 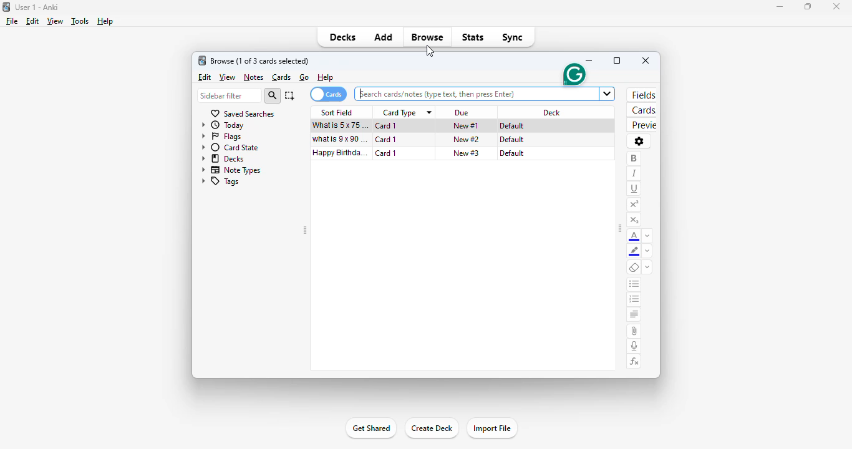 I want to click on card 1, so click(x=385, y=139).